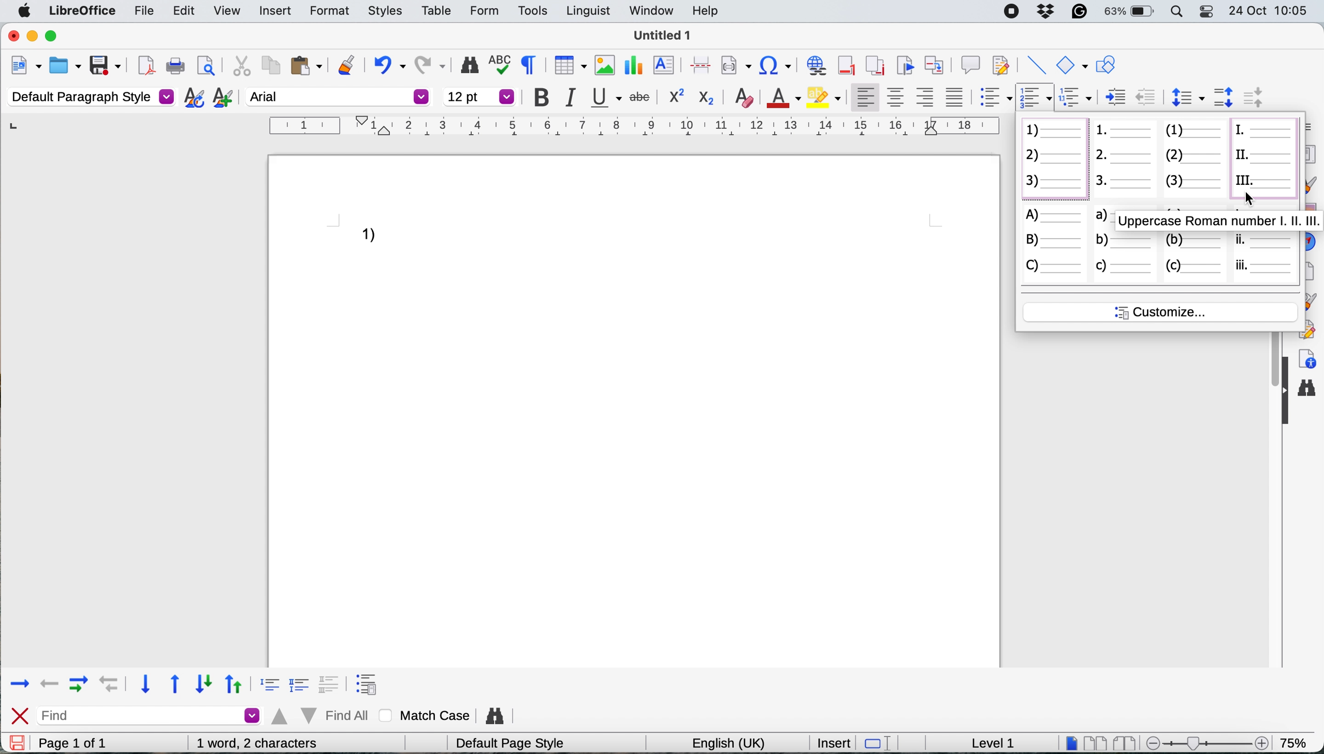 The width and height of the screenshot is (1324, 754). I want to click on match case, so click(427, 715).